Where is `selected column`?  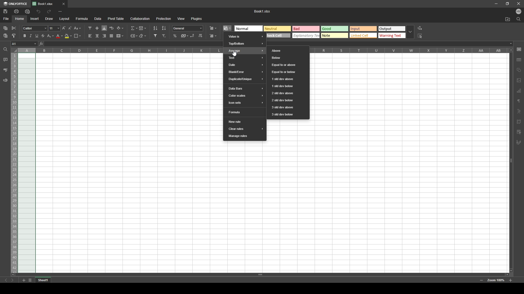 selected column is located at coordinates (27, 50).